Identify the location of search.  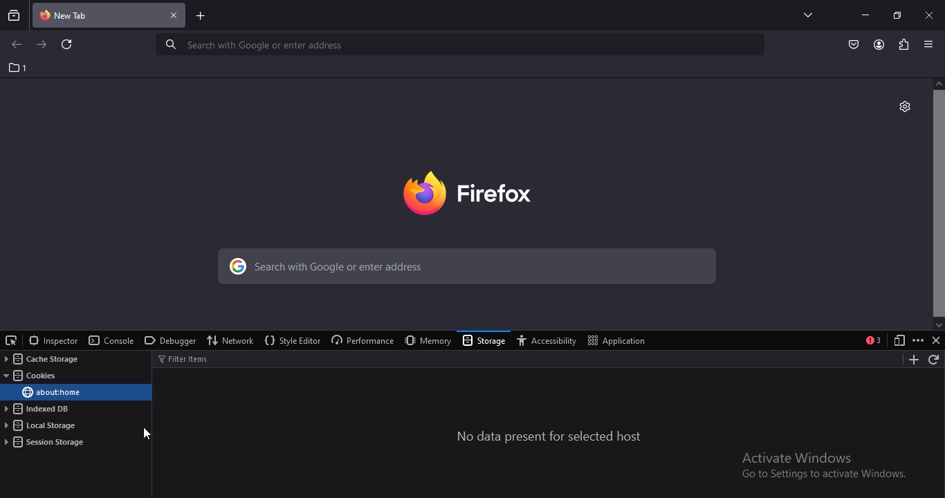
(464, 268).